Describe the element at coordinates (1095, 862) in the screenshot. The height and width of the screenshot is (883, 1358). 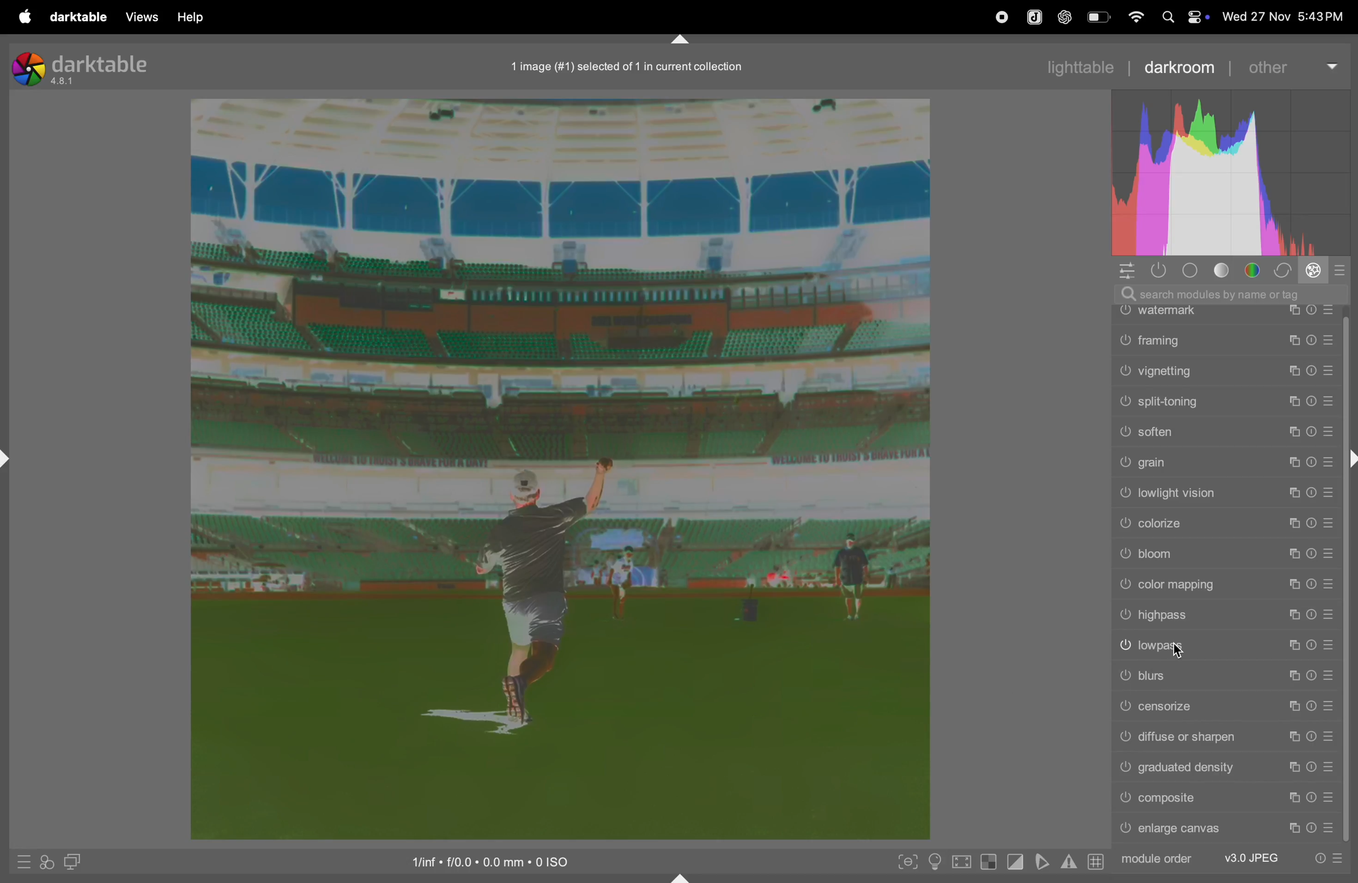
I see `grid` at that location.